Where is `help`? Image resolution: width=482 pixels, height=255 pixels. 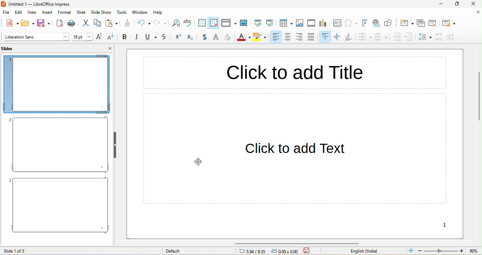 help is located at coordinates (158, 13).